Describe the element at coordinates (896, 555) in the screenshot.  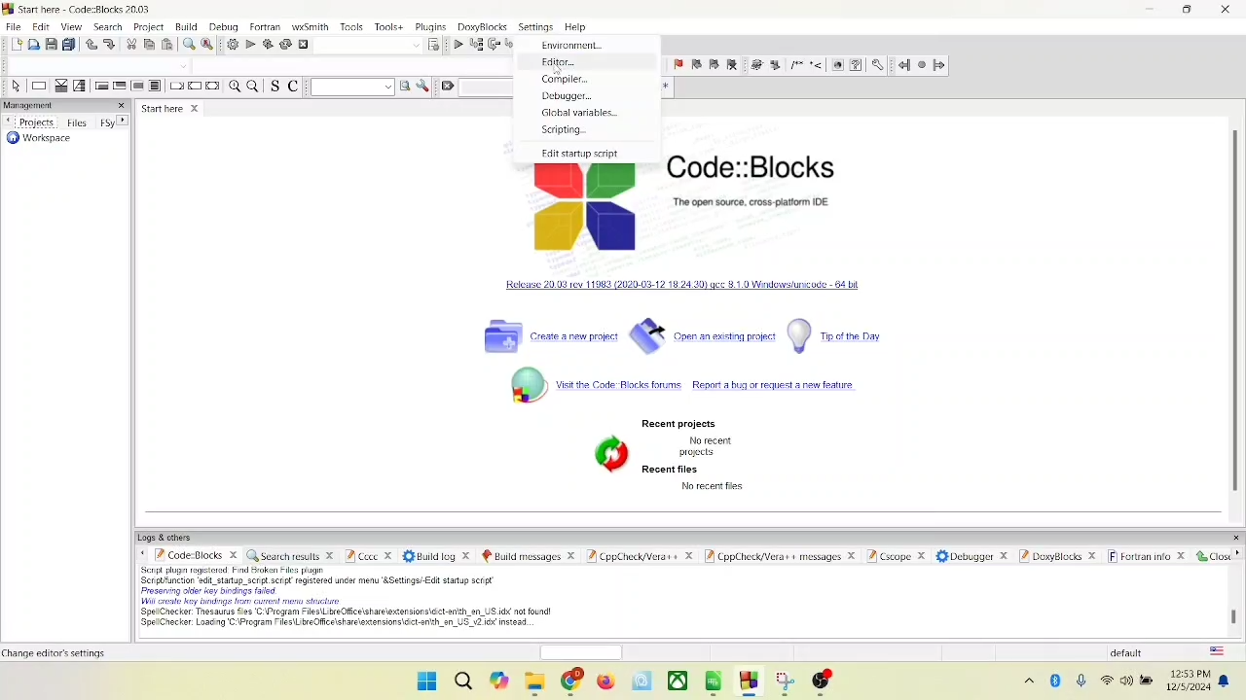
I see `Cscope` at that location.